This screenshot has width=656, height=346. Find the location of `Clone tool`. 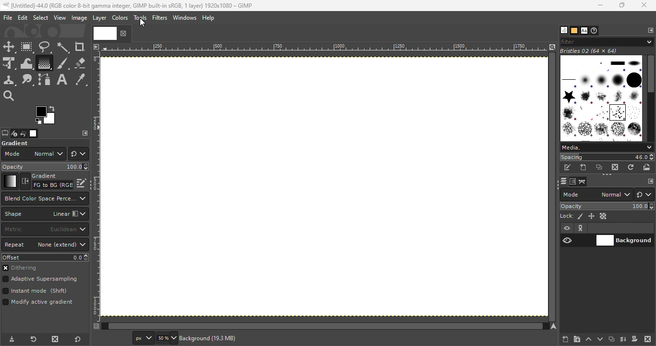

Clone tool is located at coordinates (9, 80).